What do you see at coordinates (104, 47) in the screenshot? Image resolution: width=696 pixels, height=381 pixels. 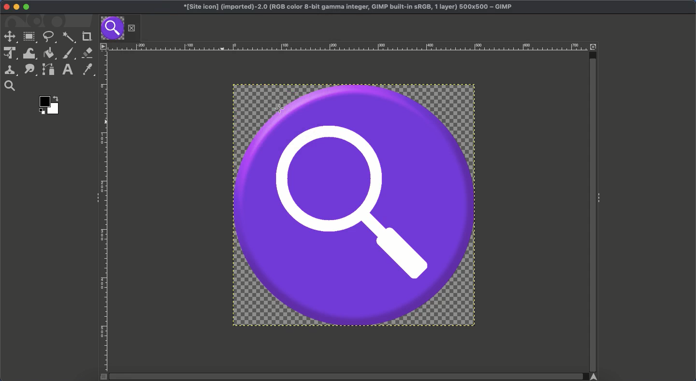 I see `Menu` at bounding box center [104, 47].